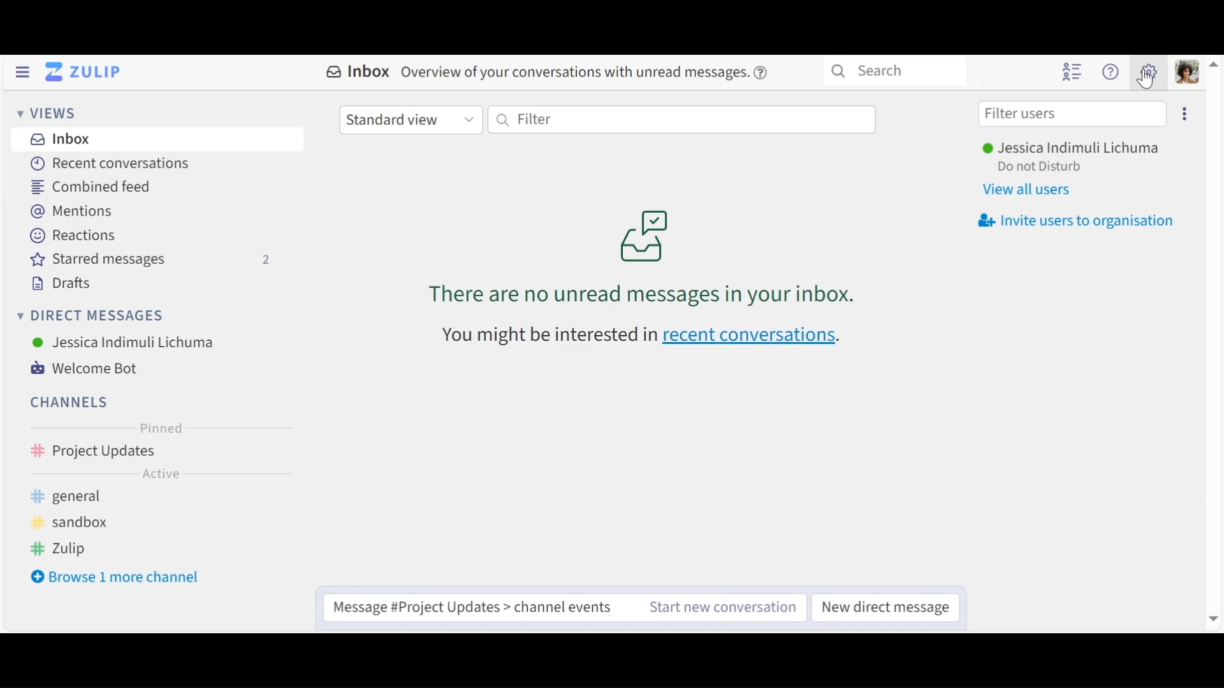 The width and height of the screenshot is (1224, 688). Describe the element at coordinates (68, 403) in the screenshot. I see `Channels` at that location.